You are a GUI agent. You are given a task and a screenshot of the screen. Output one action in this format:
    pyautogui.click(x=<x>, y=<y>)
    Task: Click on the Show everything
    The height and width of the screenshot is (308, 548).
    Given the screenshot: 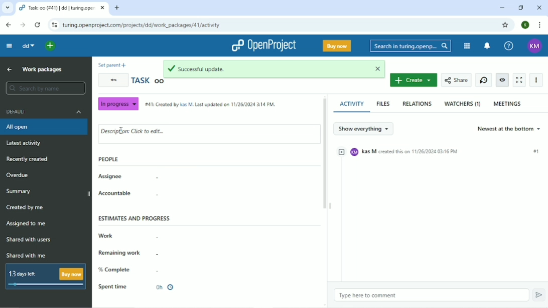 What is the action you would take?
    pyautogui.click(x=364, y=128)
    